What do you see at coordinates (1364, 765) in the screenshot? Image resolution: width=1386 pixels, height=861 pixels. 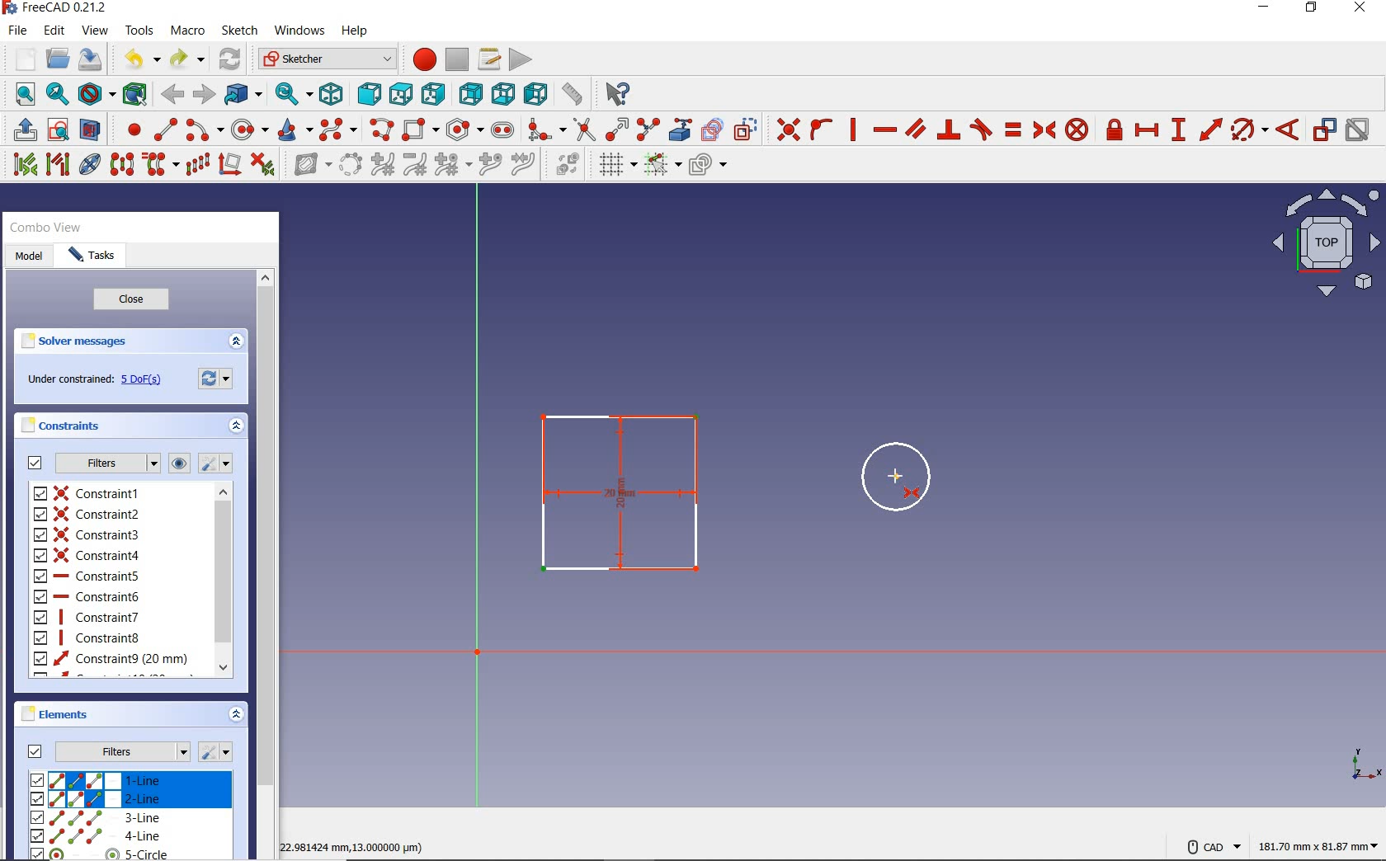 I see `xyz view` at bounding box center [1364, 765].